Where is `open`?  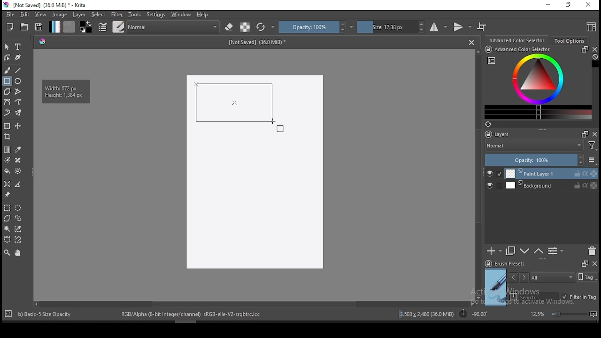
open is located at coordinates (24, 27).